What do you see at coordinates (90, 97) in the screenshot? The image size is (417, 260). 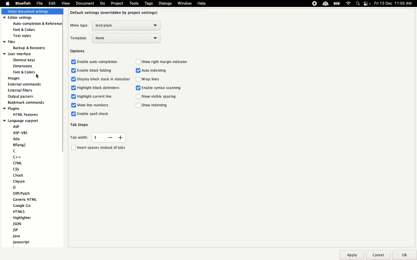 I see `Highlight current line` at bounding box center [90, 97].